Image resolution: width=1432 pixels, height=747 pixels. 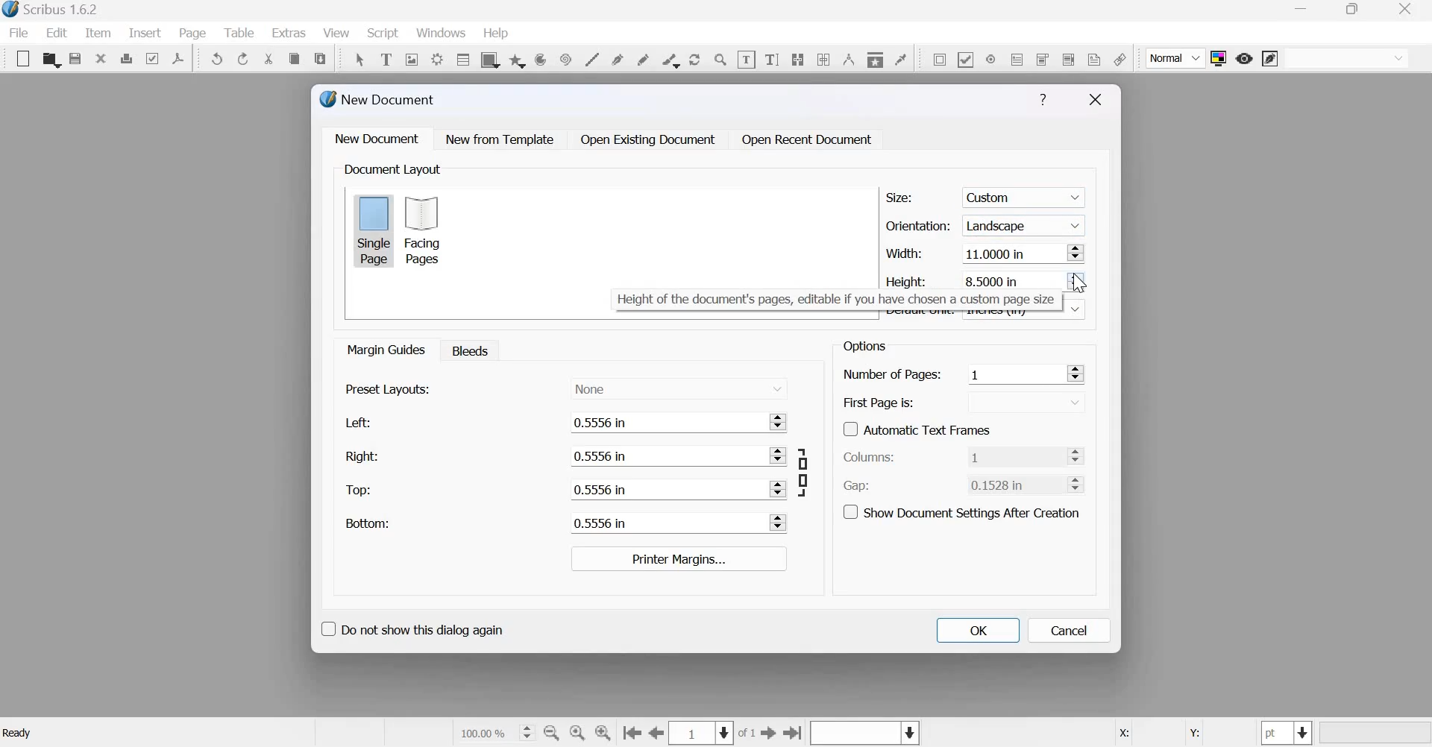 I want to click on freehand line, so click(x=643, y=58).